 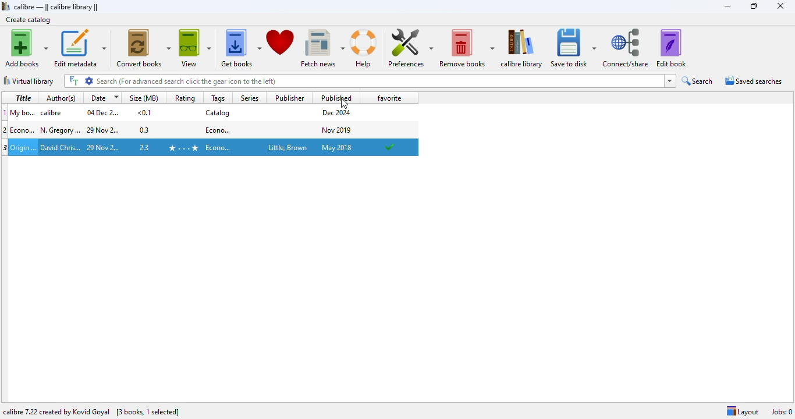 What do you see at coordinates (753, 80) in the screenshot?
I see `saved searches` at bounding box center [753, 80].